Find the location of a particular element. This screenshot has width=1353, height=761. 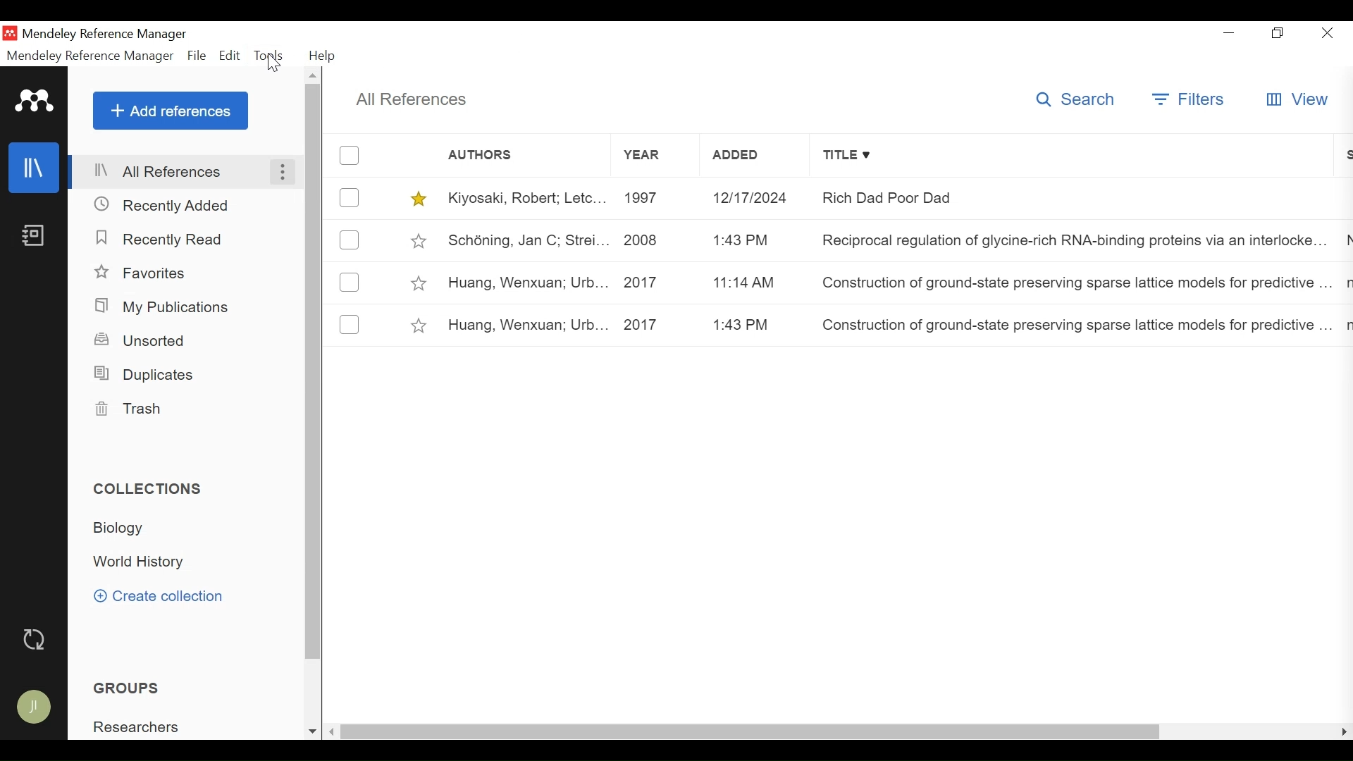

2017 is located at coordinates (658, 326).